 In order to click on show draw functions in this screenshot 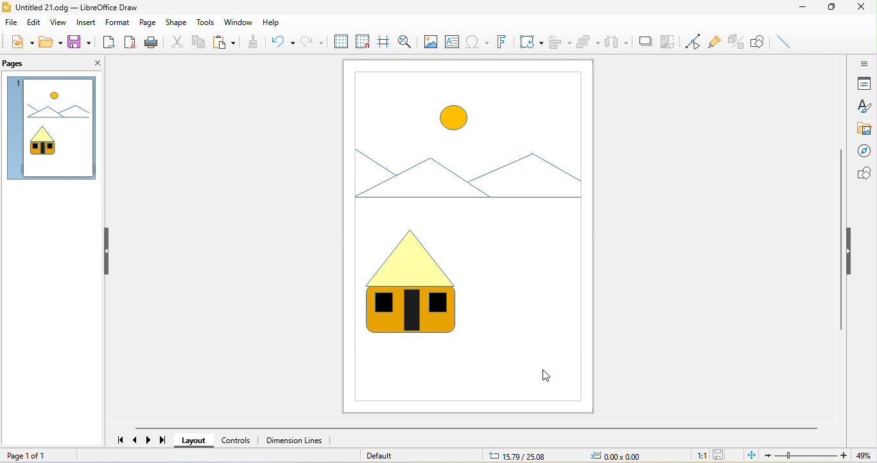, I will do `click(759, 43)`.